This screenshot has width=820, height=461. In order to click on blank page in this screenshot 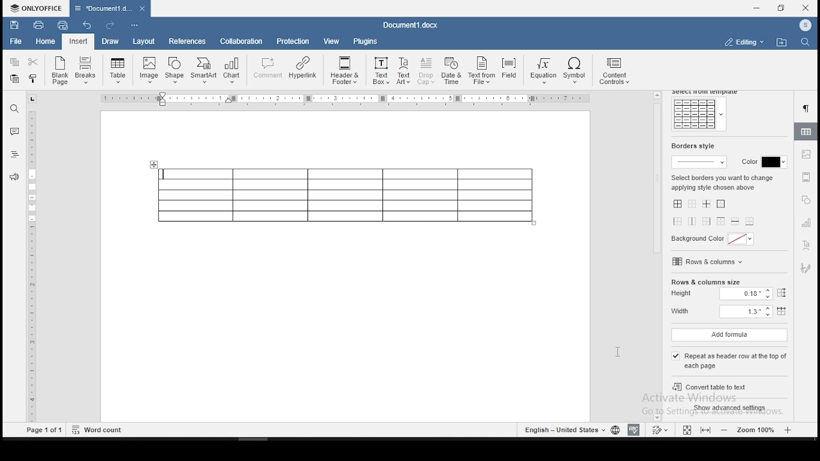, I will do `click(58, 72)`.